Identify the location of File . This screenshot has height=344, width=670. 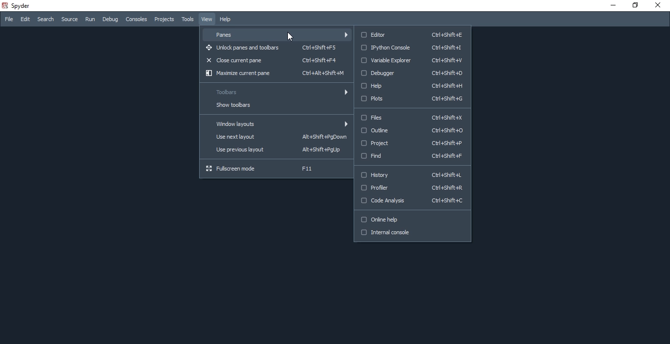
(8, 19).